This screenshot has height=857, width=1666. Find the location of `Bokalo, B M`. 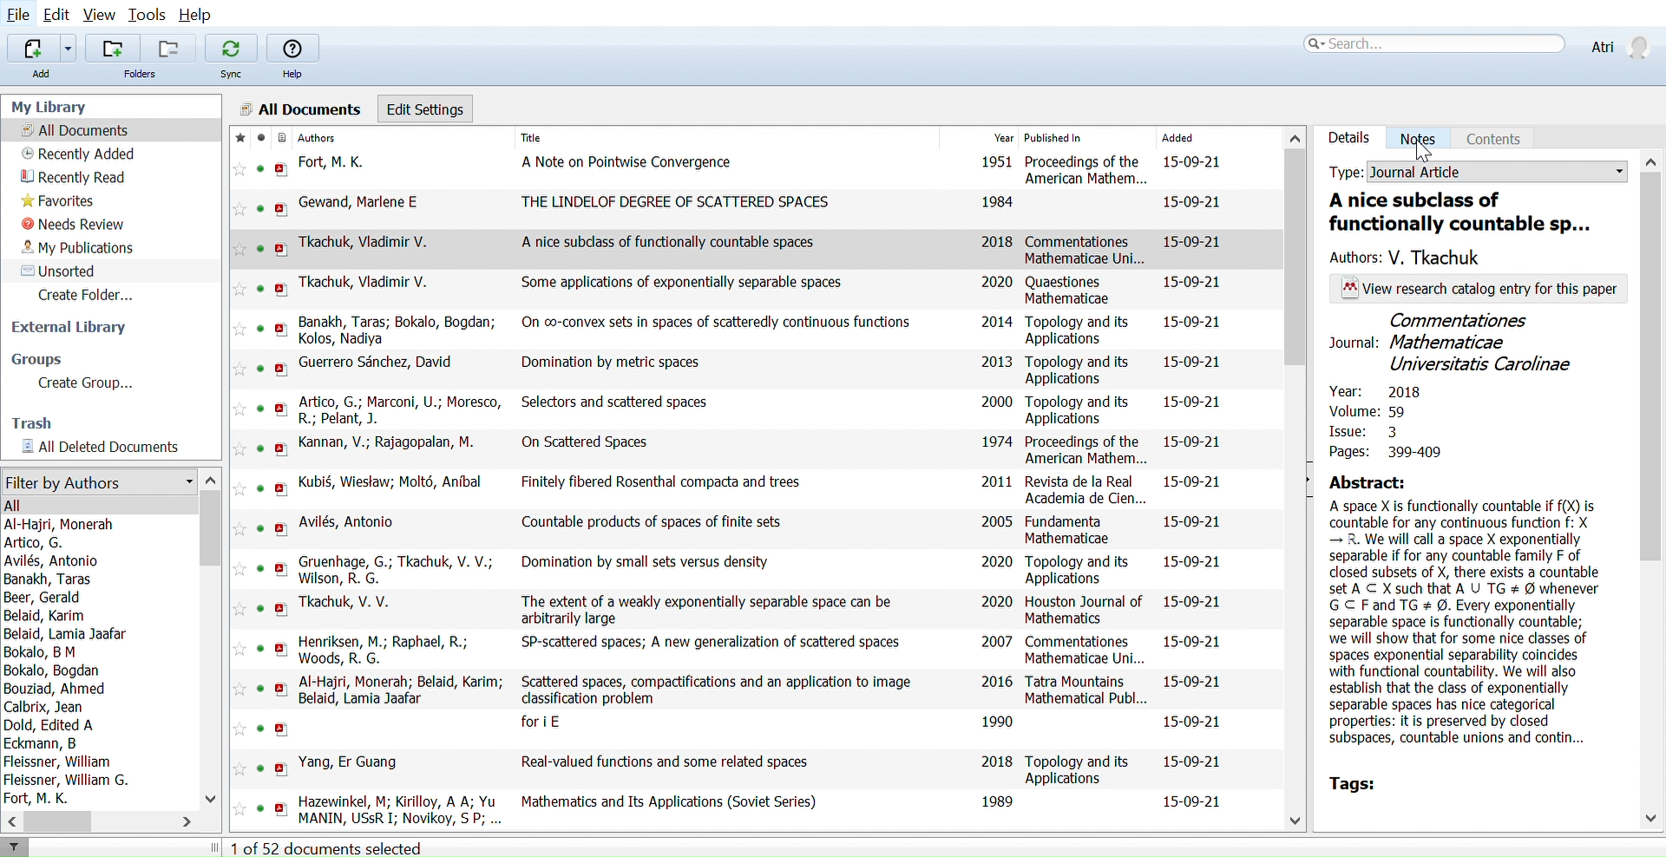

Bokalo, B M is located at coordinates (39, 652).